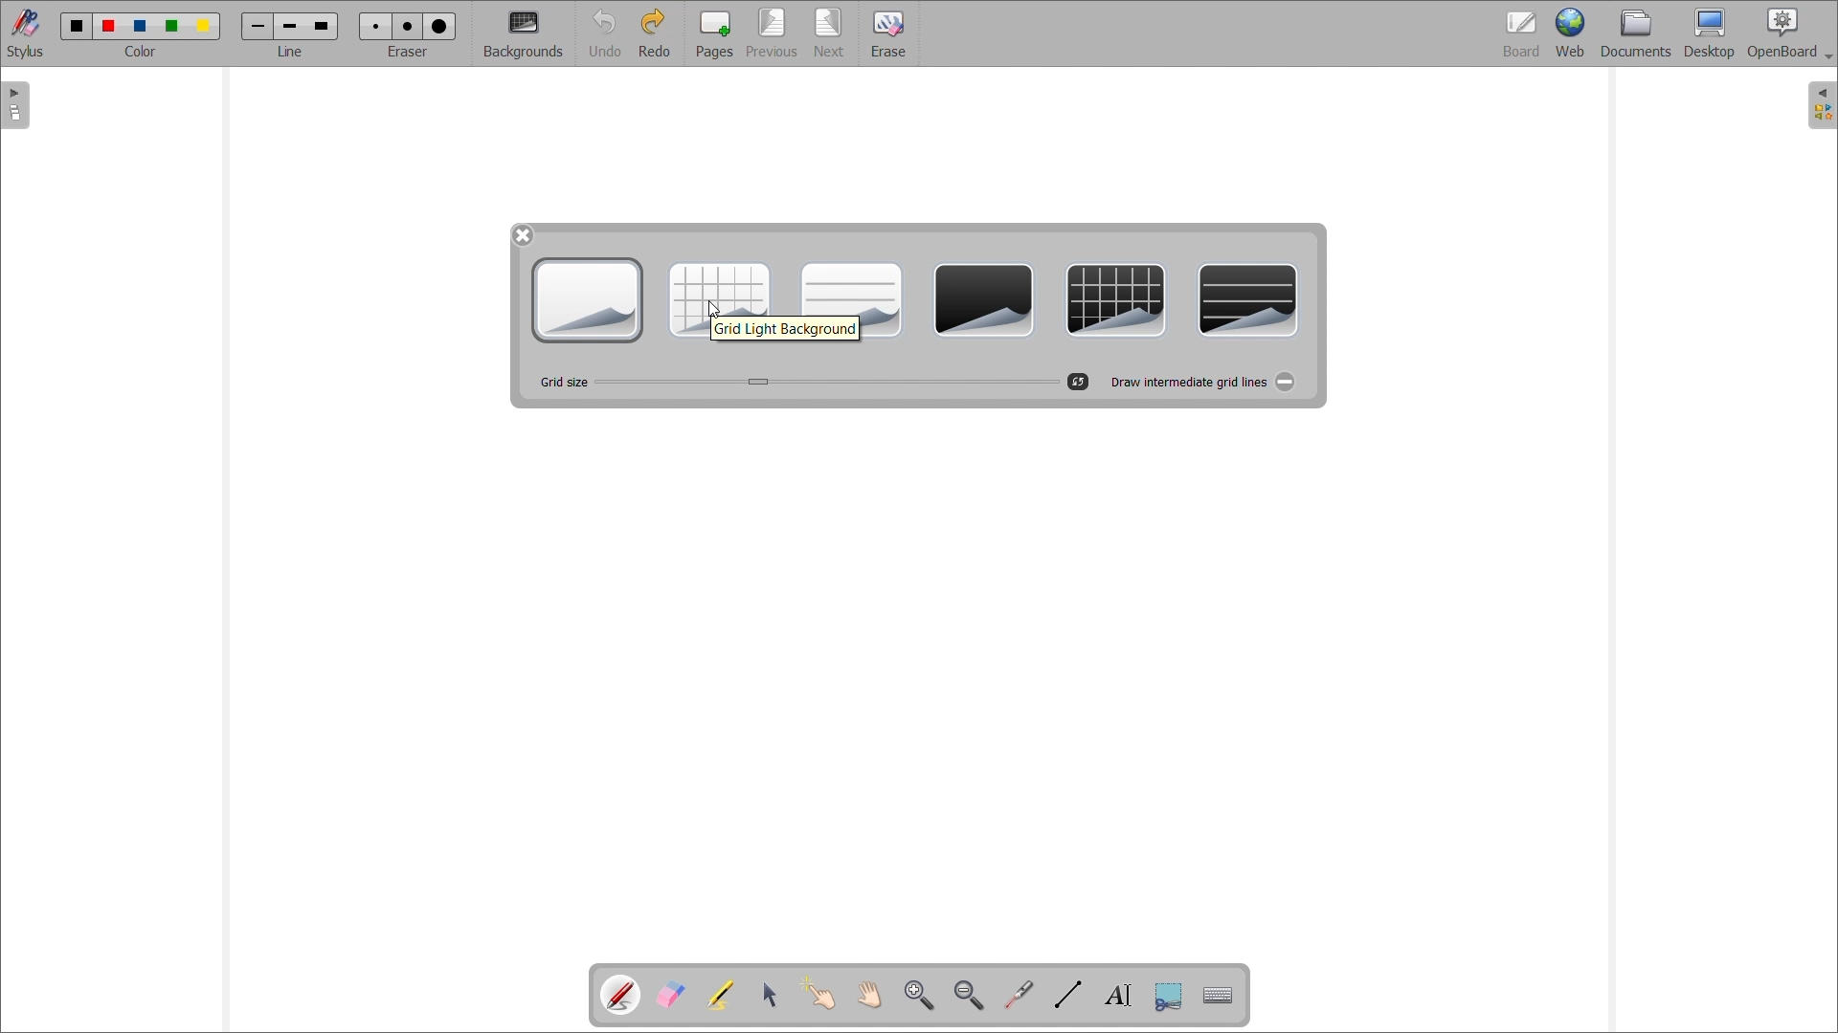 The image size is (1838, 1033). I want to click on Close background options, so click(523, 235).